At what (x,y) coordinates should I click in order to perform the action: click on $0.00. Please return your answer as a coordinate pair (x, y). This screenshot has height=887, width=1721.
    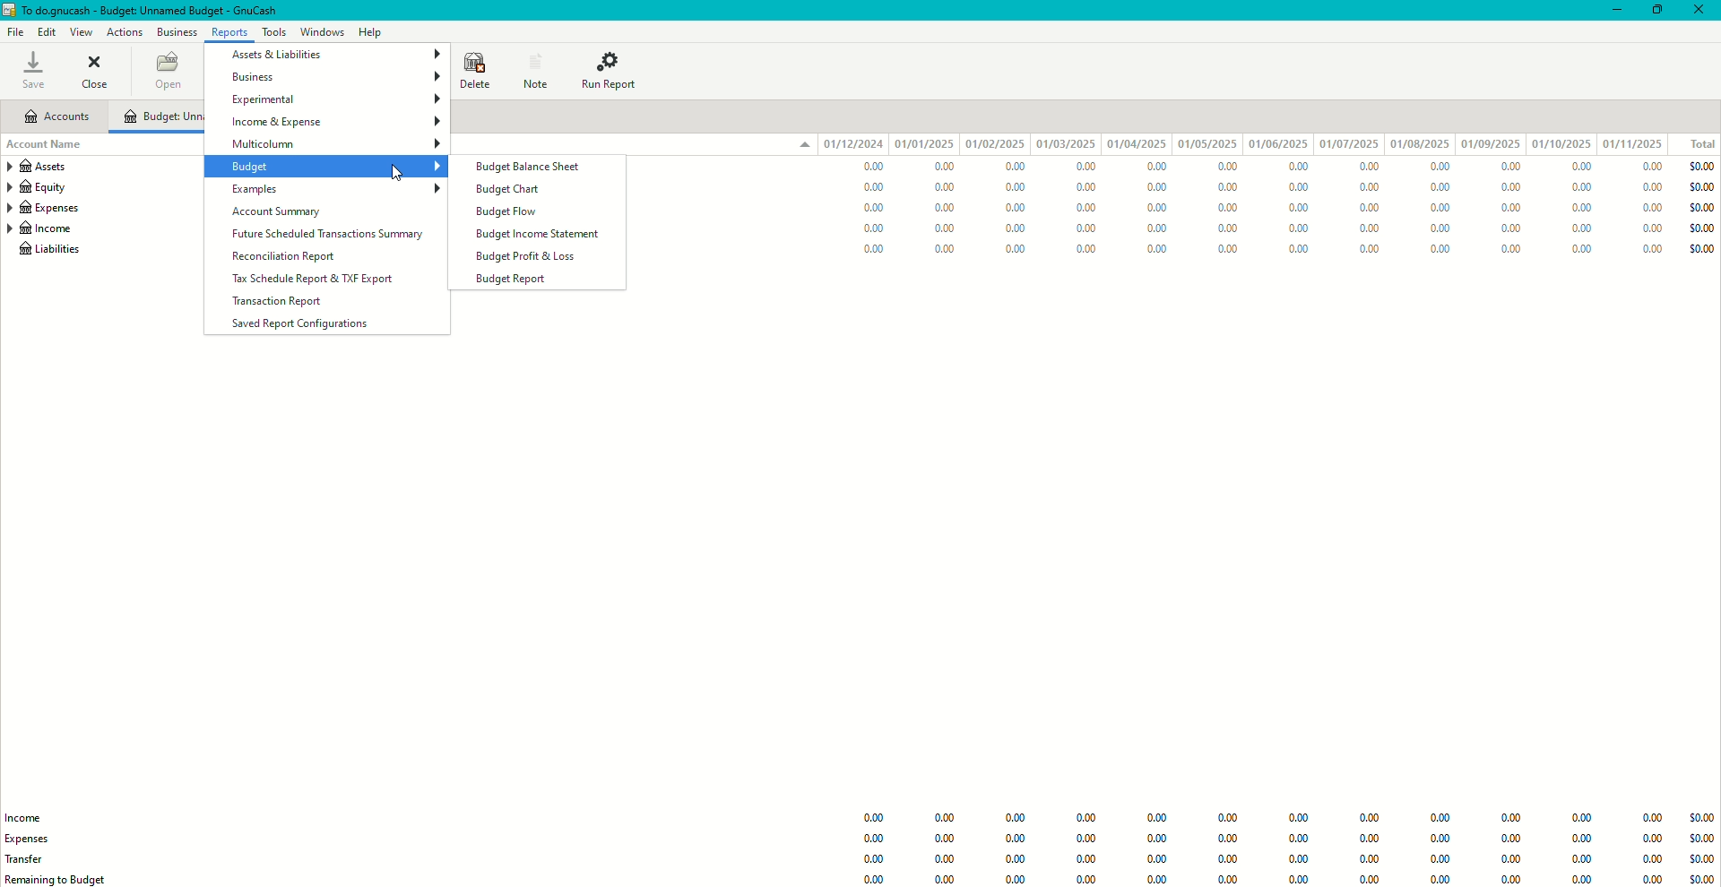
    Looking at the image, I should click on (1699, 228).